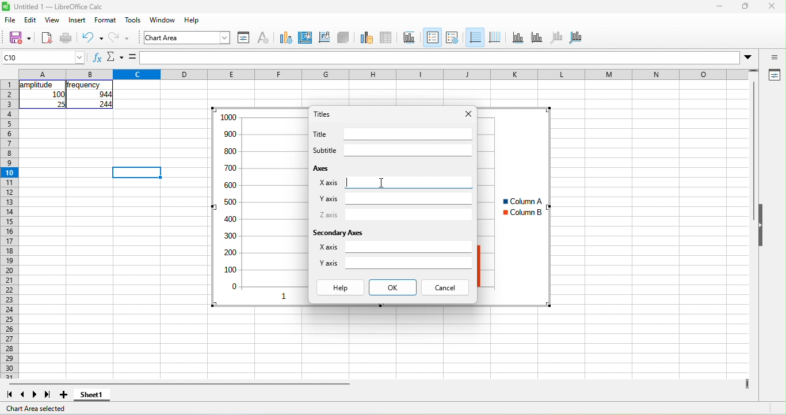 The width and height of the screenshot is (786, 415). I want to click on data table, so click(387, 38).